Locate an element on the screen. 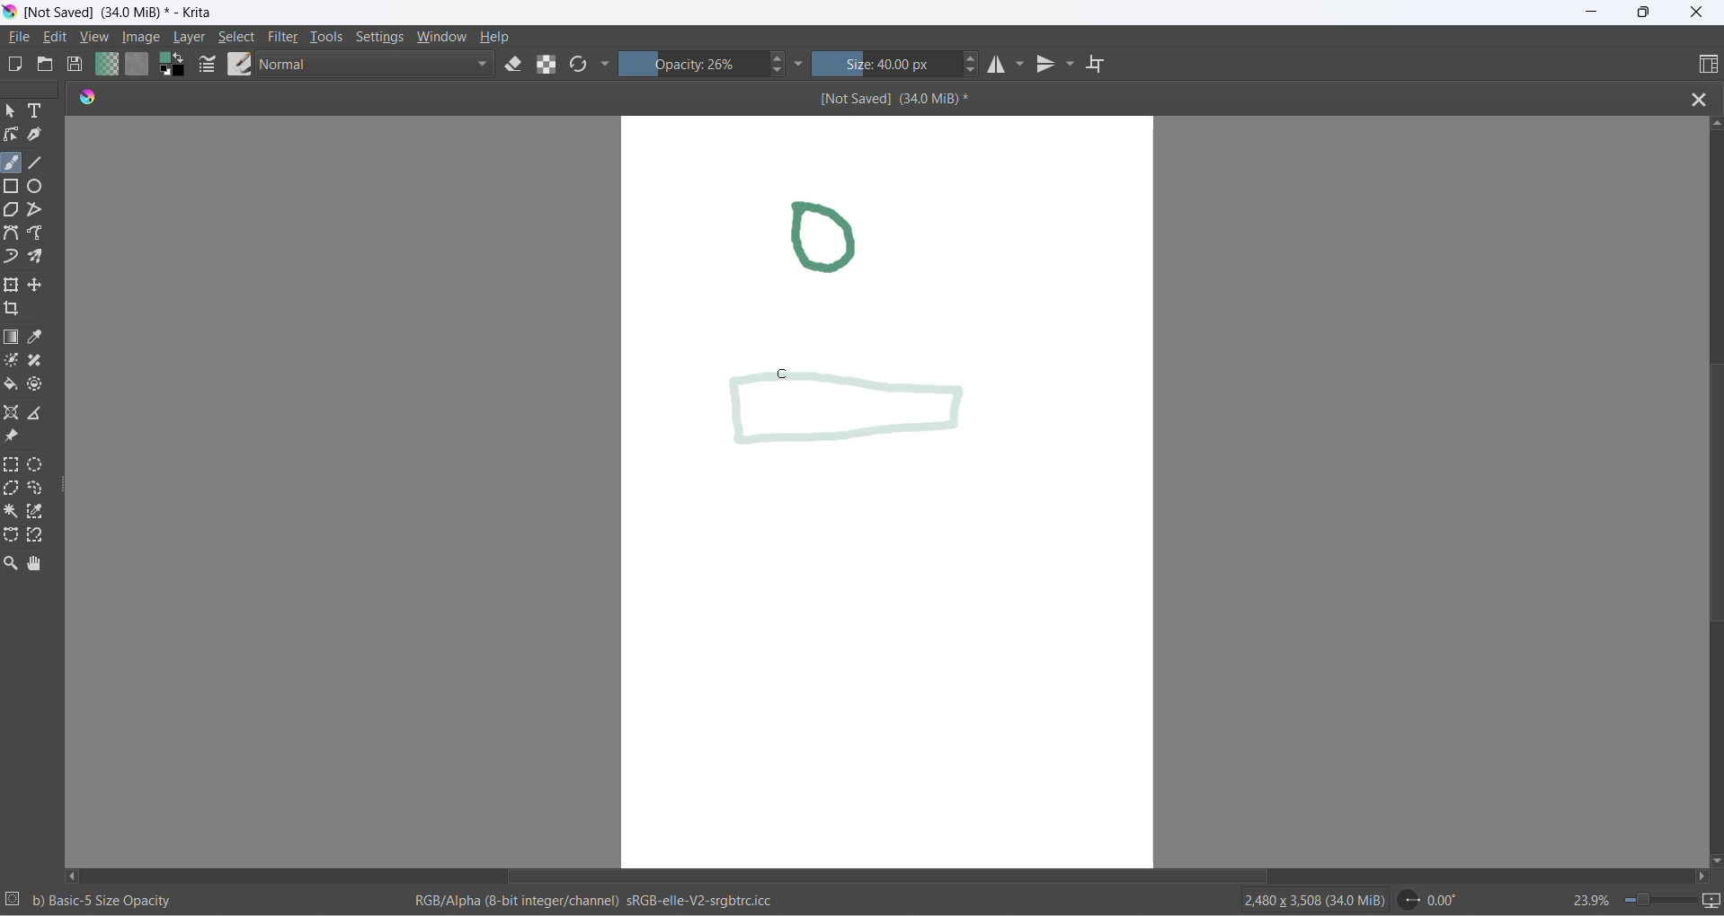 The image size is (1724, 916). reload original presets is located at coordinates (579, 64).